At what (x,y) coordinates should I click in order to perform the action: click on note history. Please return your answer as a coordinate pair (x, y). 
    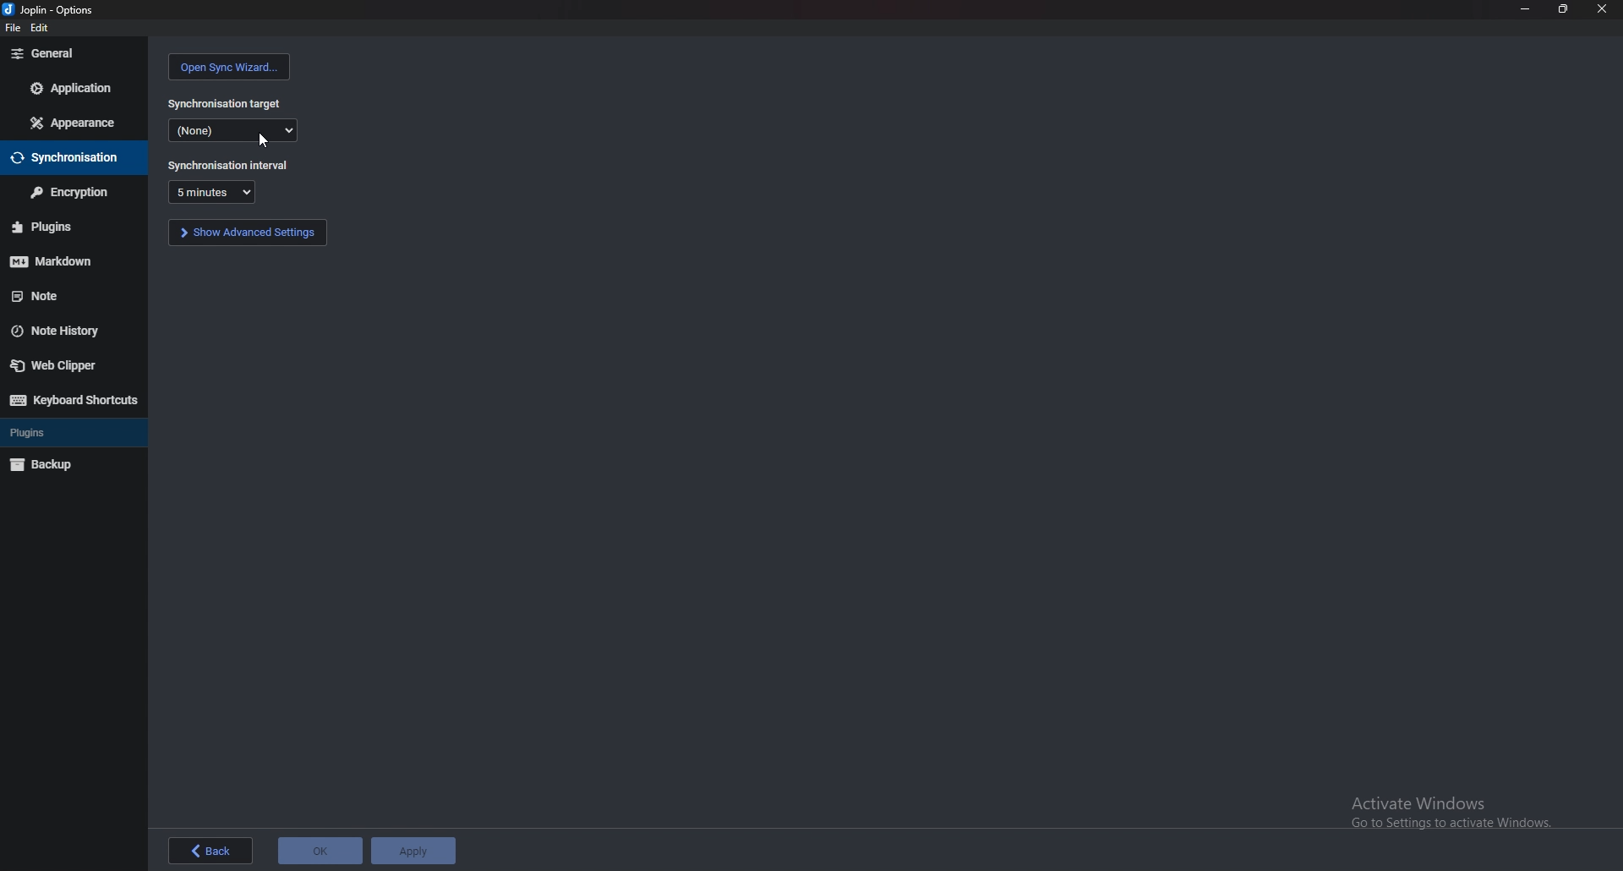
    Looking at the image, I should click on (61, 331).